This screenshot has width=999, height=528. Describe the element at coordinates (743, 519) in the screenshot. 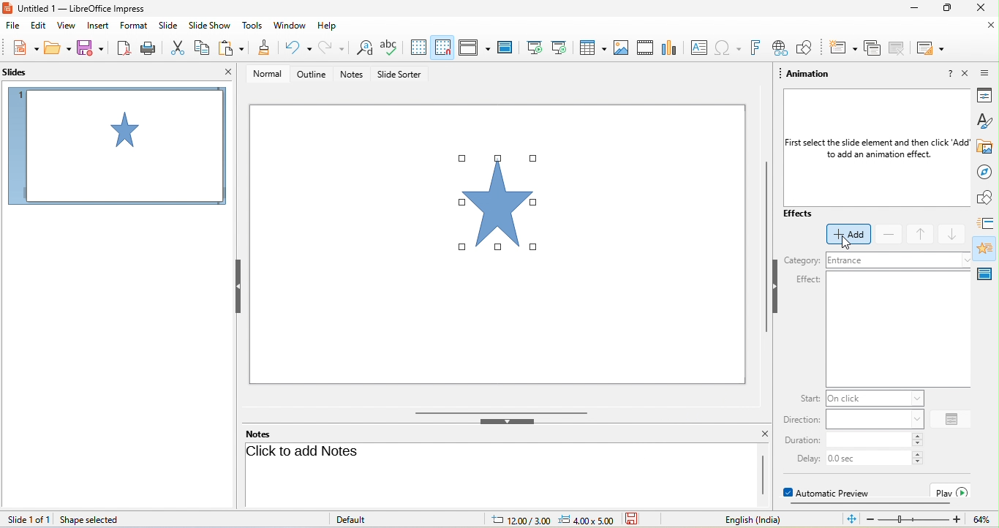

I see `text language` at that location.